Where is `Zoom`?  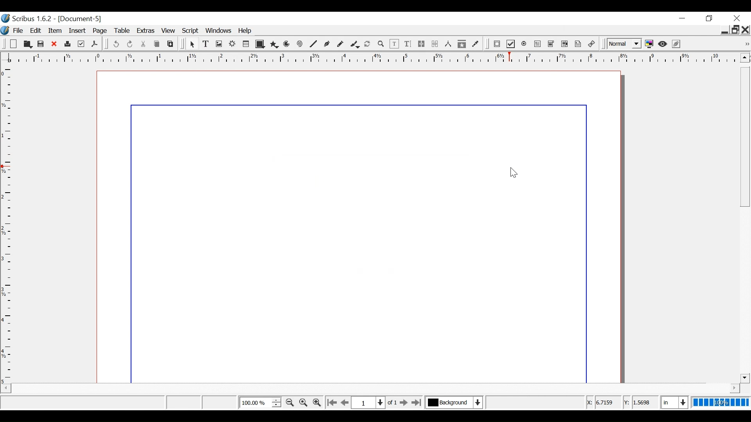 Zoom is located at coordinates (260, 402).